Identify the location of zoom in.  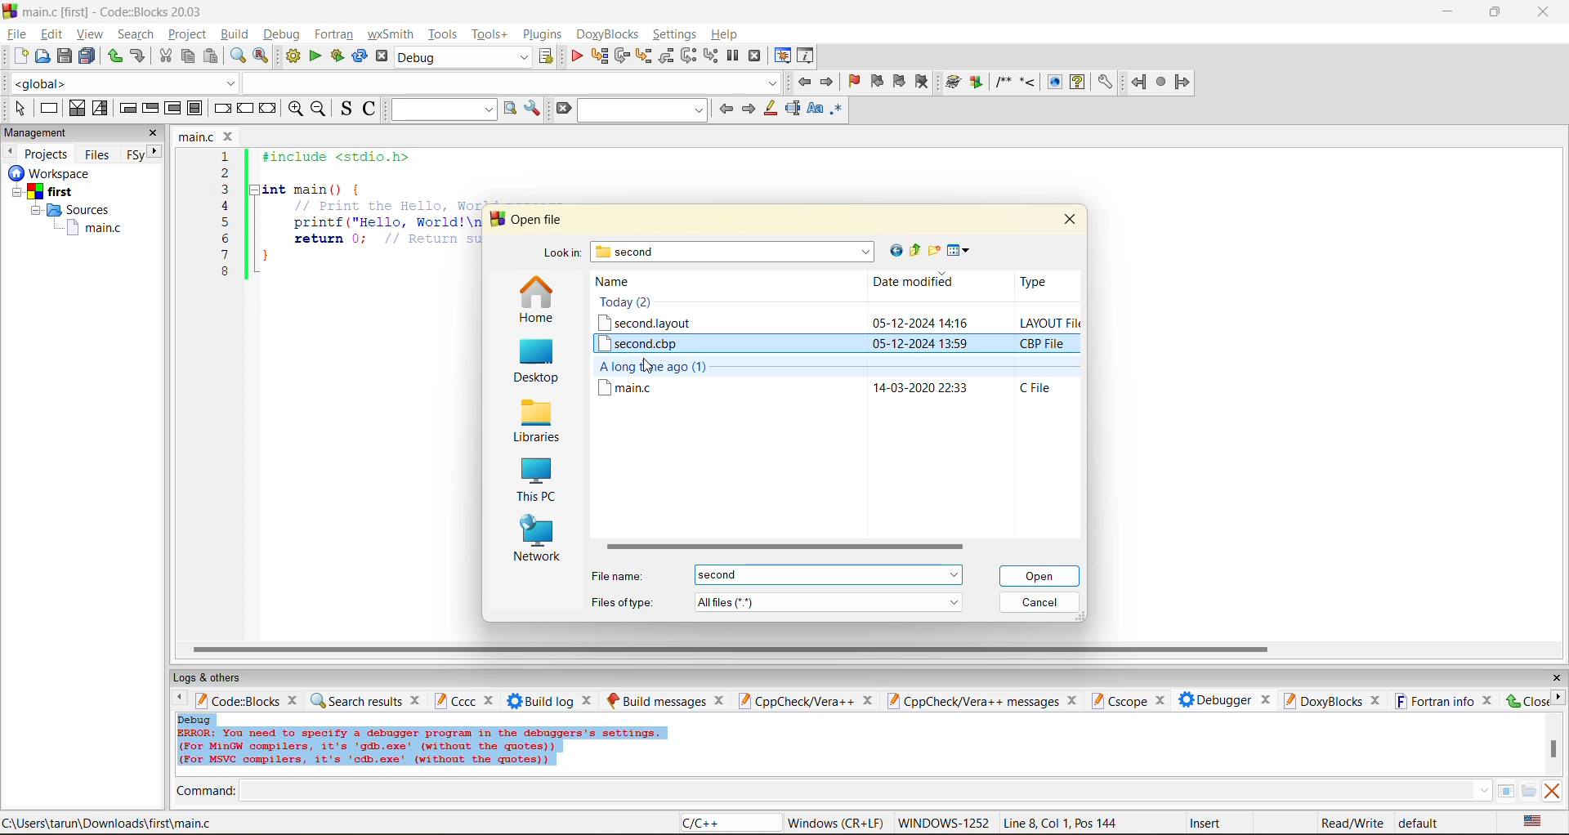
(297, 109).